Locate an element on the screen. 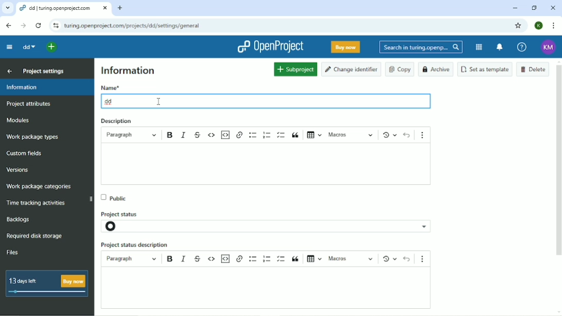 The height and width of the screenshot is (316, 562). bold is located at coordinates (169, 258).